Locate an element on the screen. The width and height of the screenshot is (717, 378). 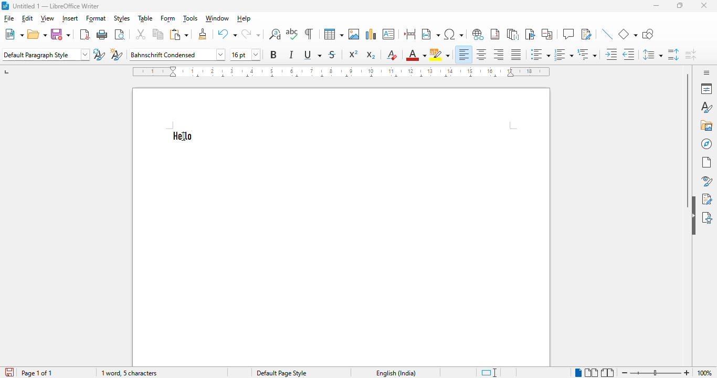
zoom factor is located at coordinates (705, 373).